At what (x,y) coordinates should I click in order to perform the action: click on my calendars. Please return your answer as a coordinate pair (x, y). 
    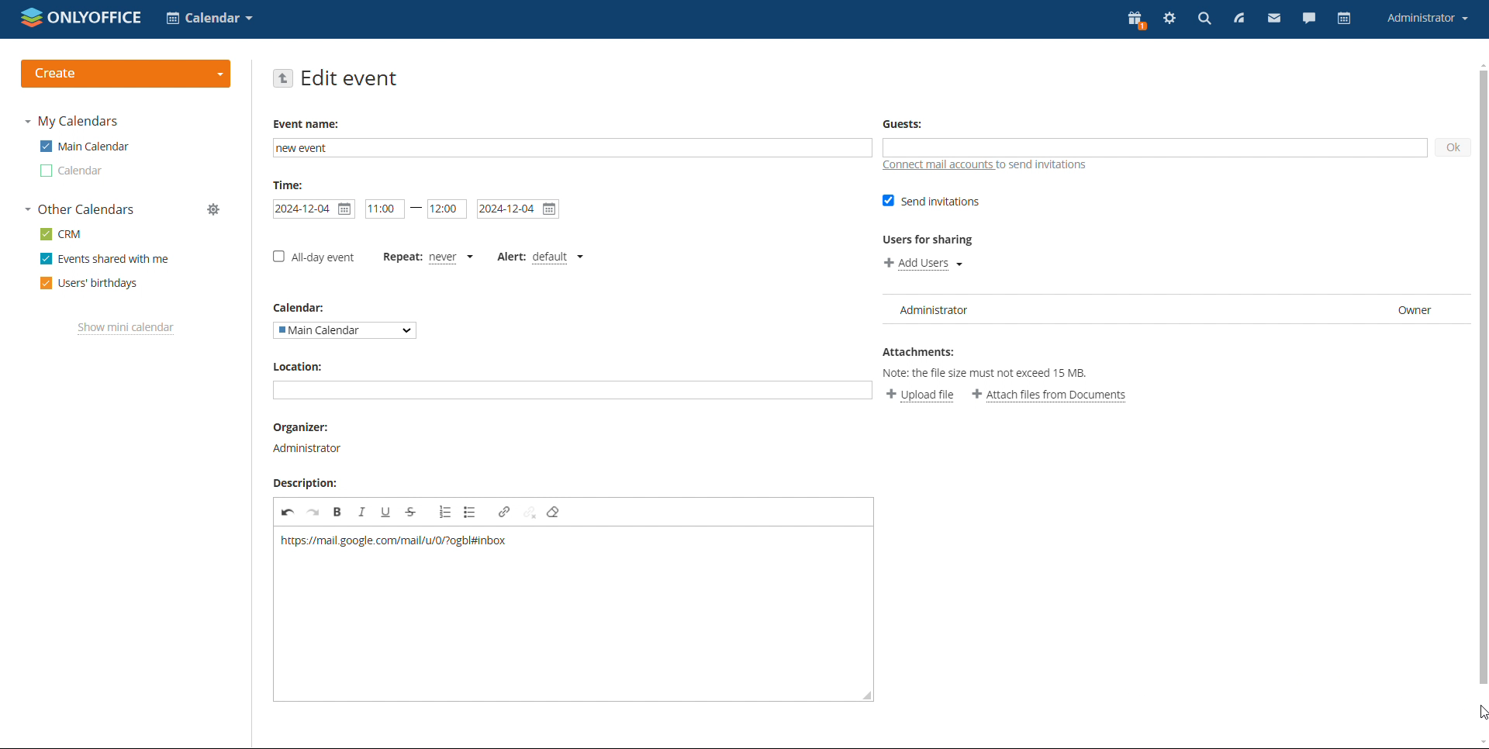
    Looking at the image, I should click on (72, 122).